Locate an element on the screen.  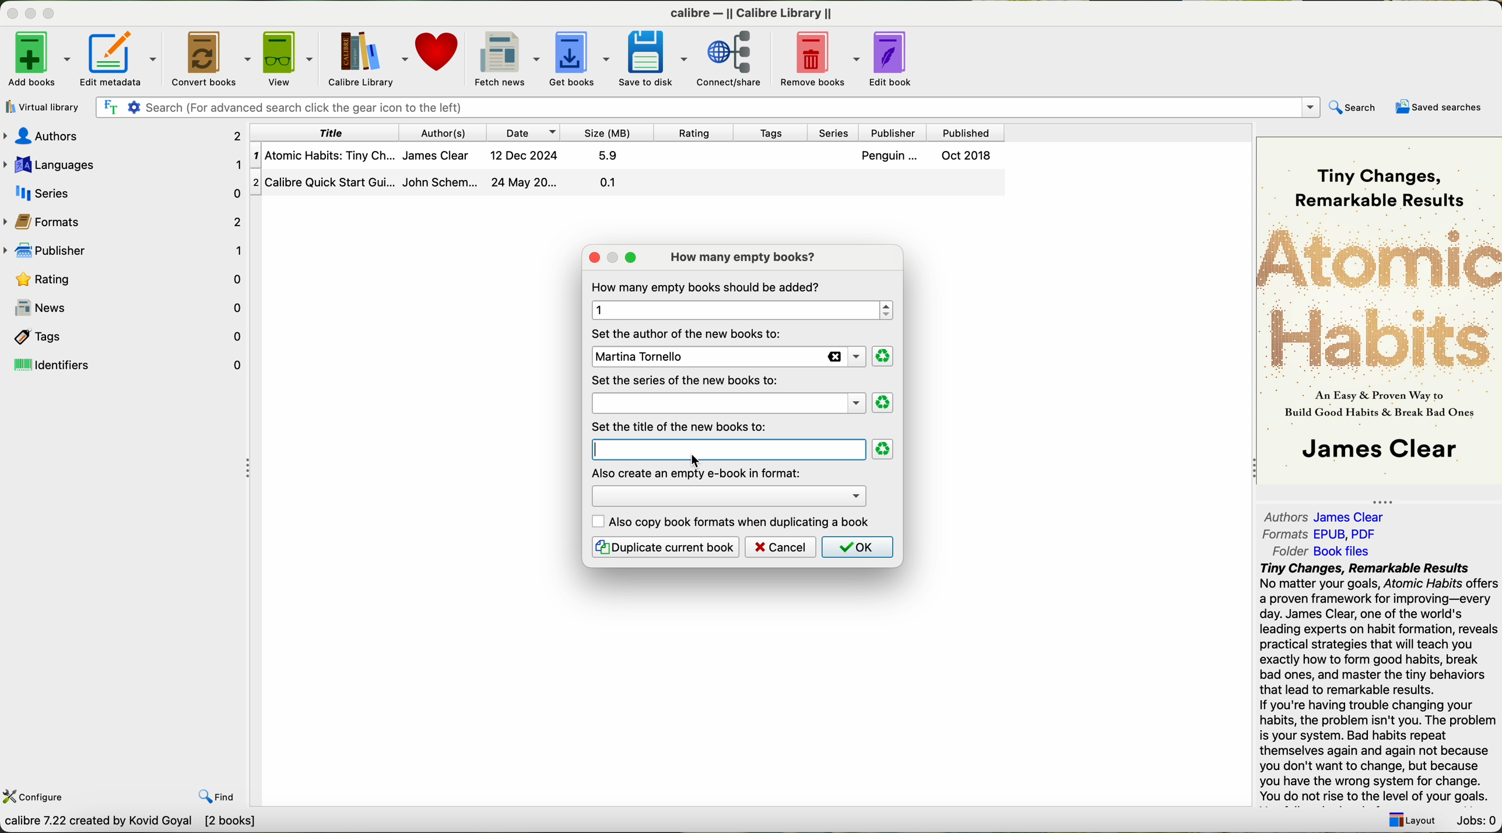
first book is located at coordinates (630, 158).